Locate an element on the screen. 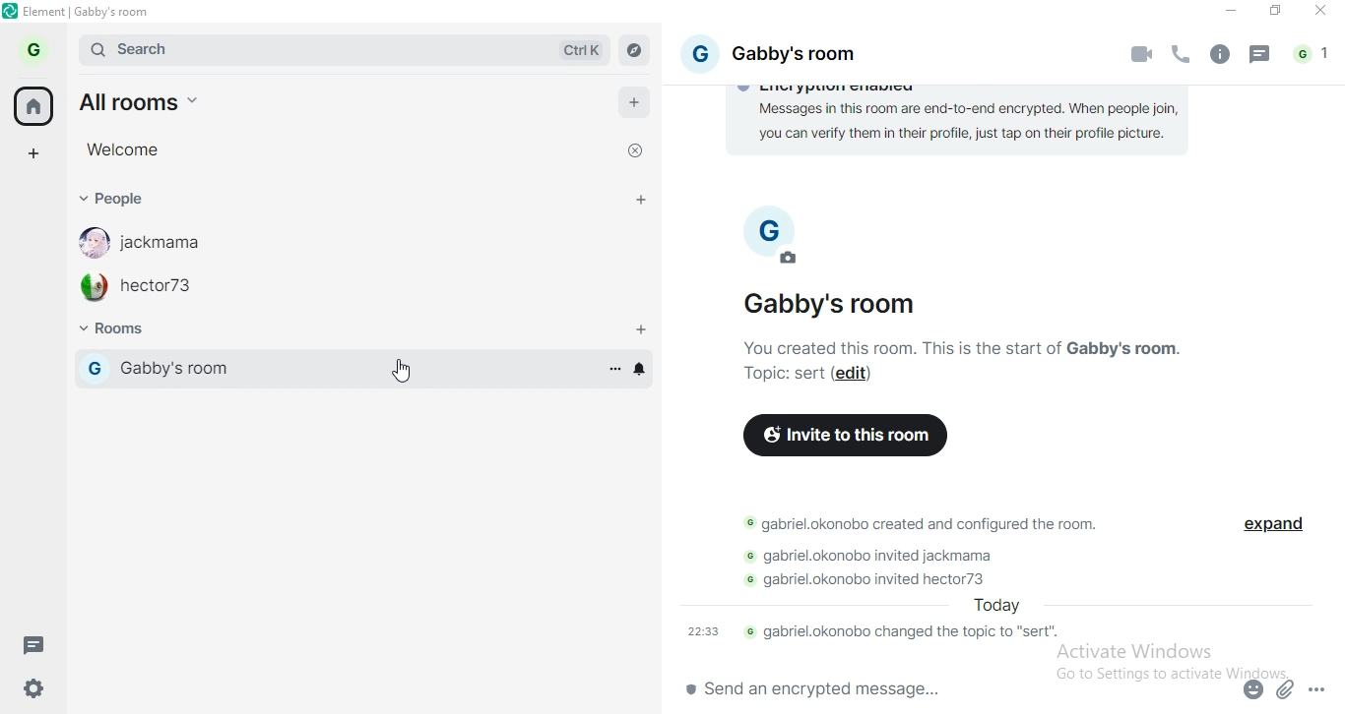 This screenshot has height=714, width=1345. text 2 is located at coordinates (979, 347).